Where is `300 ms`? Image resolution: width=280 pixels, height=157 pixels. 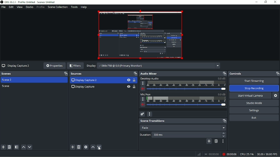
300 ms is located at coordinates (170, 135).